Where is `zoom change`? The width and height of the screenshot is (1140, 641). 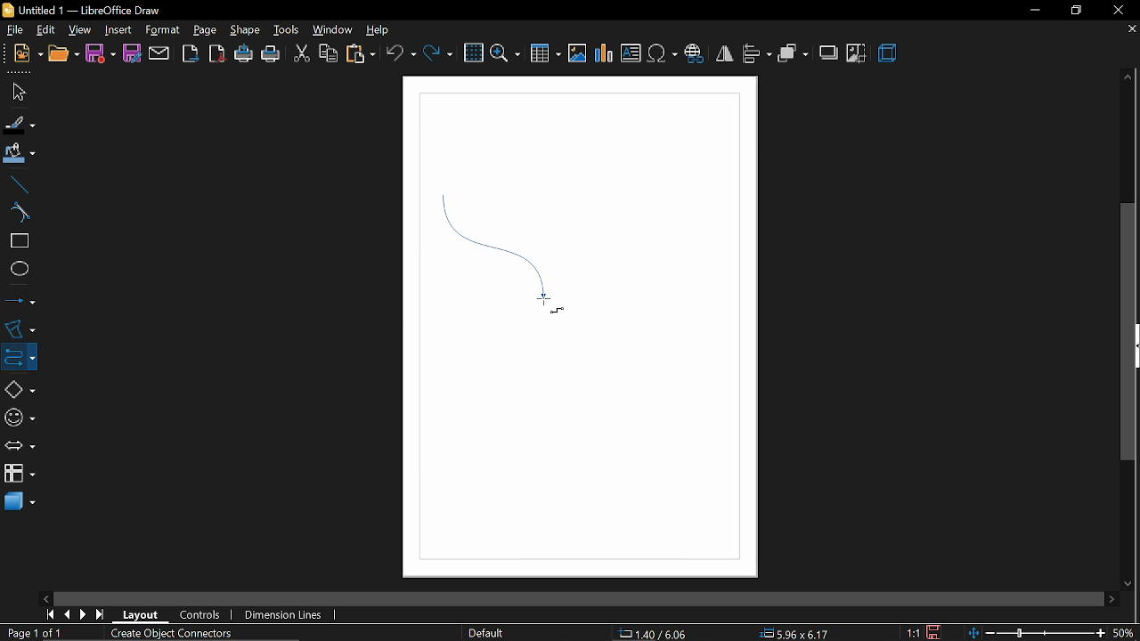 zoom change is located at coordinates (1038, 634).